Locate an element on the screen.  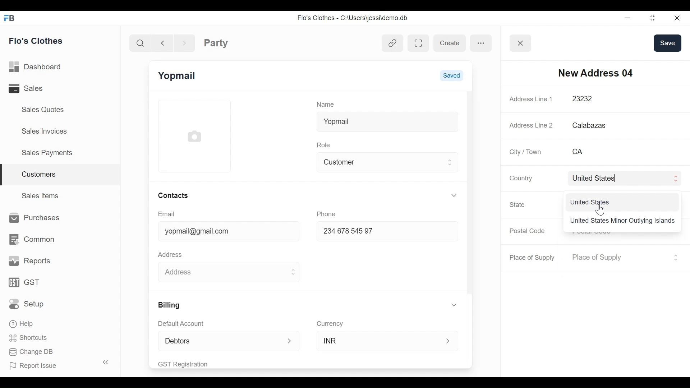
Expand is located at coordinates (451, 162).